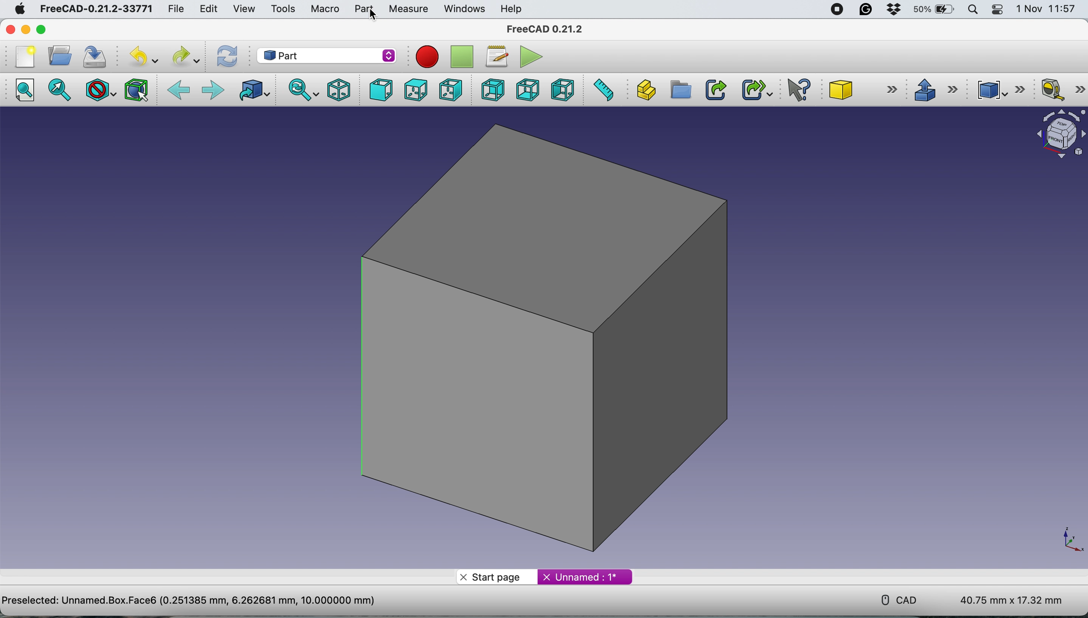  What do you see at coordinates (583, 578) in the screenshot?
I see `unnamed` at bounding box center [583, 578].